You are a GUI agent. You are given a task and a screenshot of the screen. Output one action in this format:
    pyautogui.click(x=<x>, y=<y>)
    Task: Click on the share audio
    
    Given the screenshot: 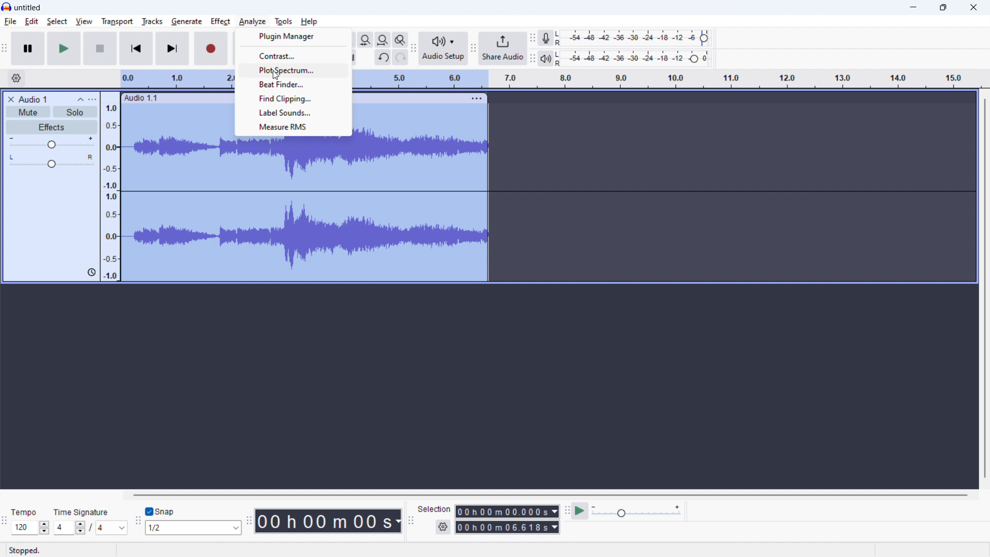 What is the action you would take?
    pyautogui.click(x=503, y=48)
    